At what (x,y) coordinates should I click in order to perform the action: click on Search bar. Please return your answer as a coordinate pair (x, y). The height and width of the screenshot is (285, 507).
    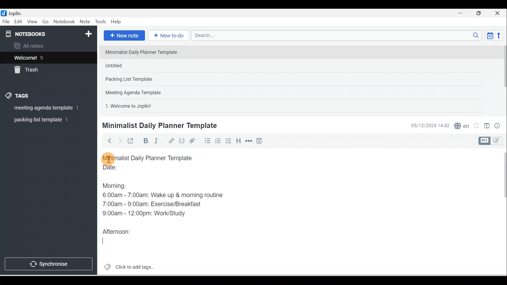
    Looking at the image, I should click on (338, 35).